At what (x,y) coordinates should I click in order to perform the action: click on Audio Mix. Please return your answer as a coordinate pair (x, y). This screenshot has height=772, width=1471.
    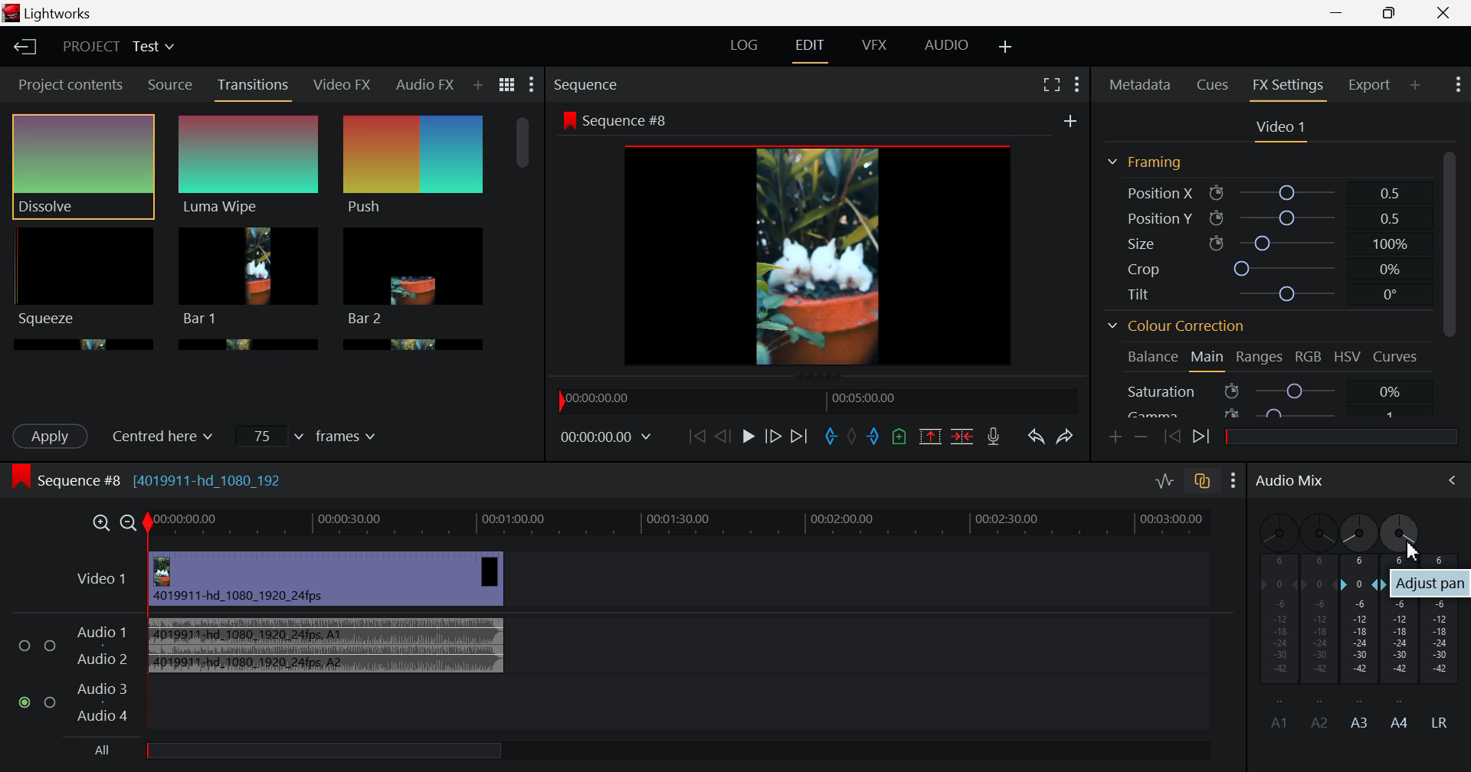
    Looking at the image, I should click on (1288, 483).